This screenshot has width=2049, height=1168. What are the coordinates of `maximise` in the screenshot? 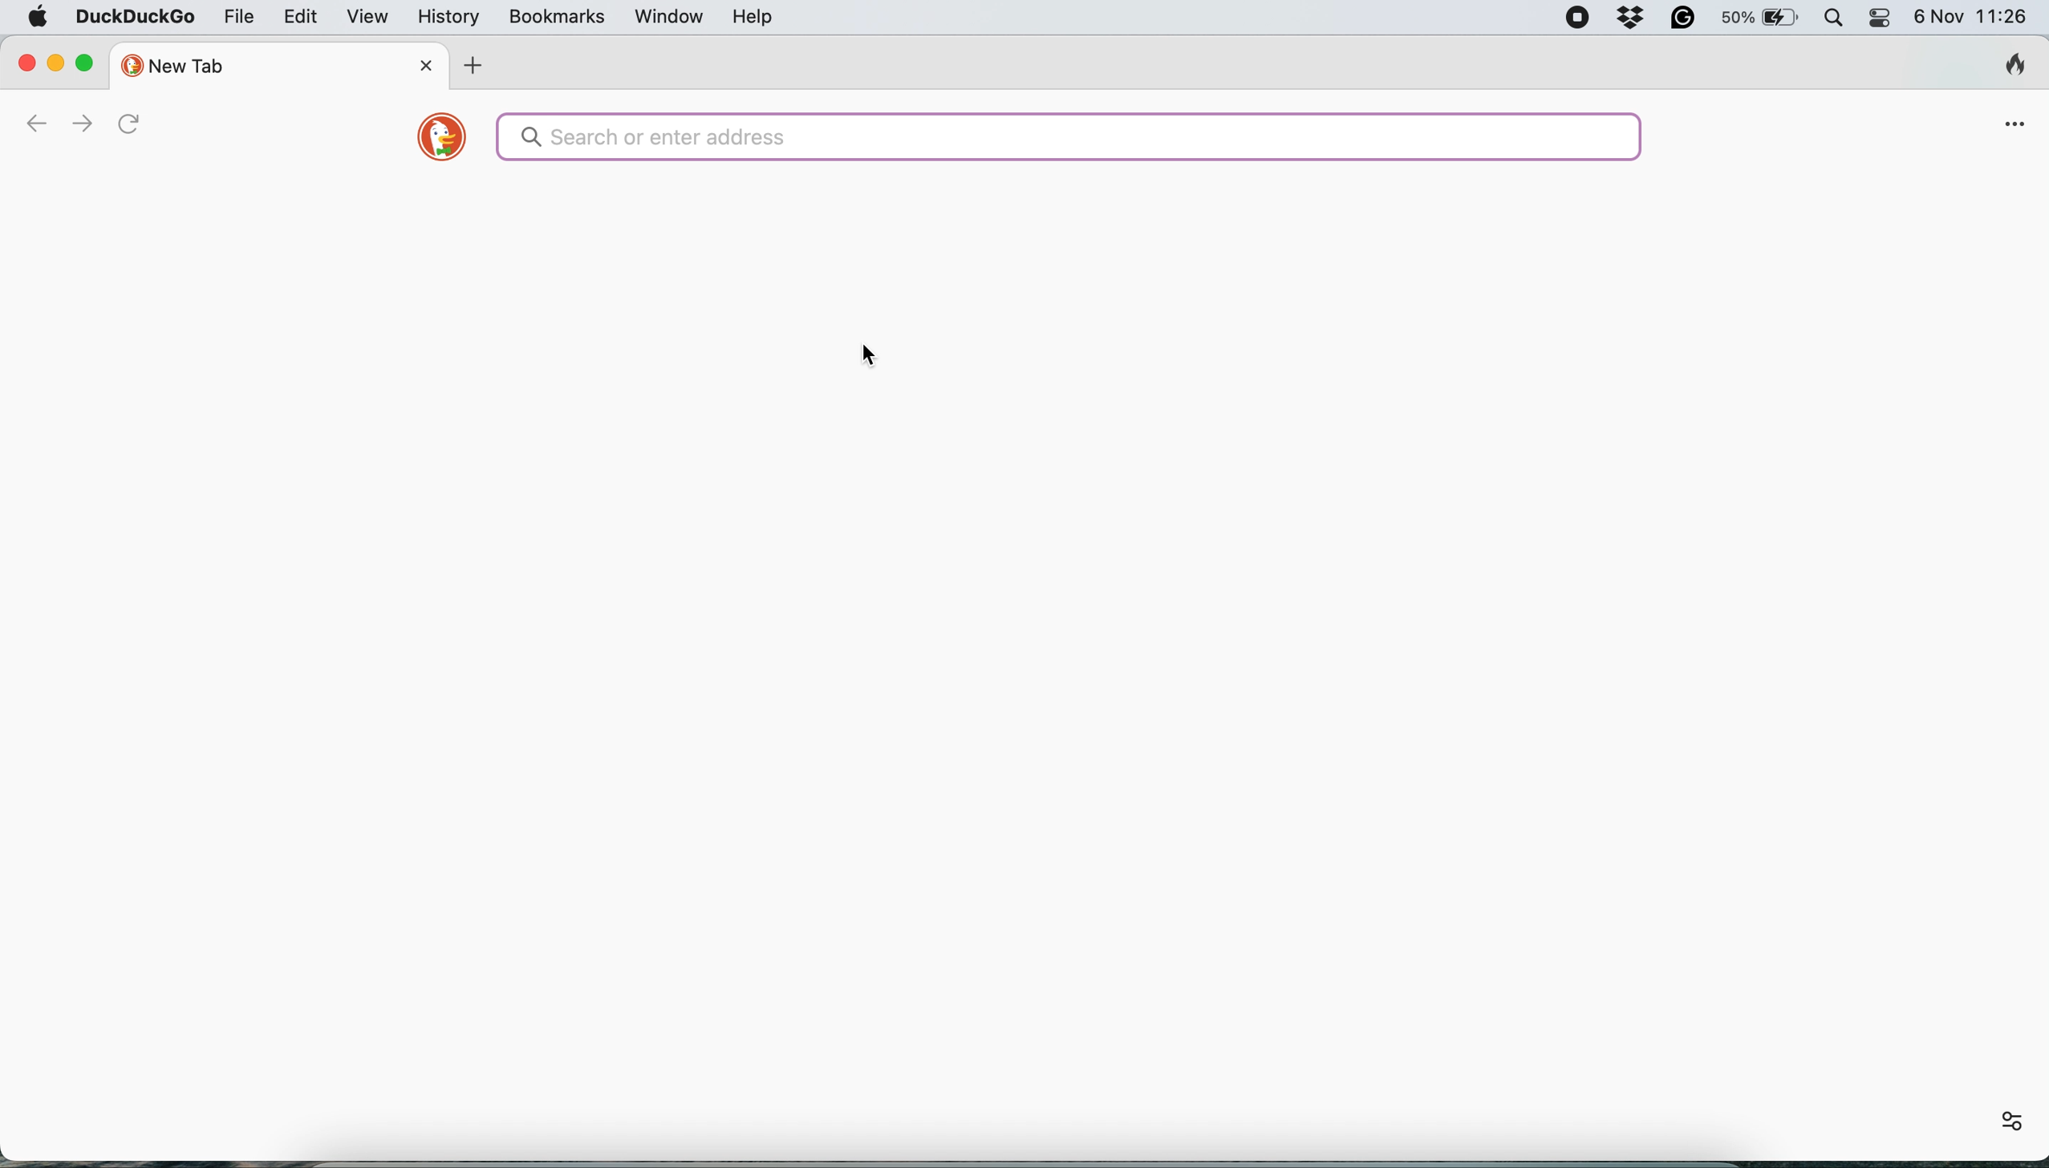 It's located at (86, 63).